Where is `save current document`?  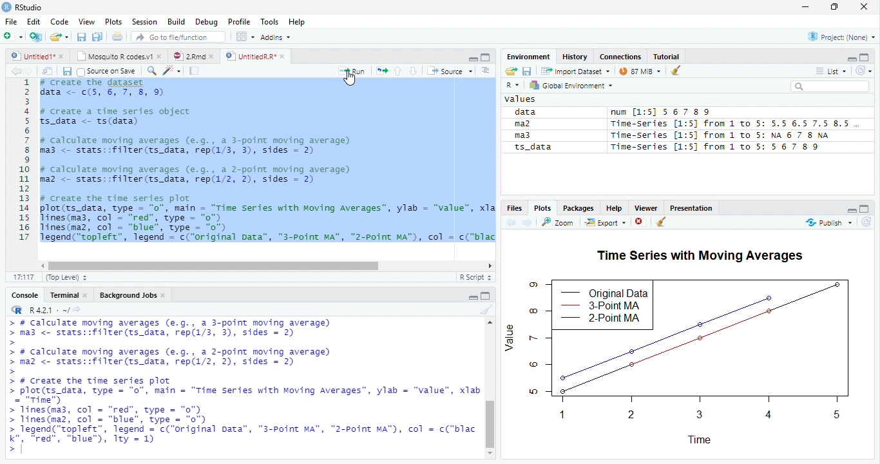 save current document is located at coordinates (528, 72).